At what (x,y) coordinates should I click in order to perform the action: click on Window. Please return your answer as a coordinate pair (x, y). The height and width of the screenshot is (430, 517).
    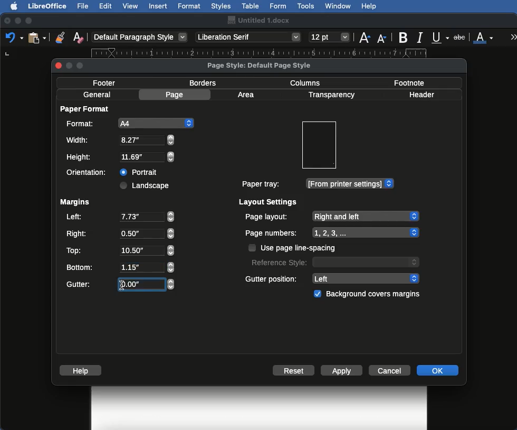
    Looking at the image, I should click on (338, 6).